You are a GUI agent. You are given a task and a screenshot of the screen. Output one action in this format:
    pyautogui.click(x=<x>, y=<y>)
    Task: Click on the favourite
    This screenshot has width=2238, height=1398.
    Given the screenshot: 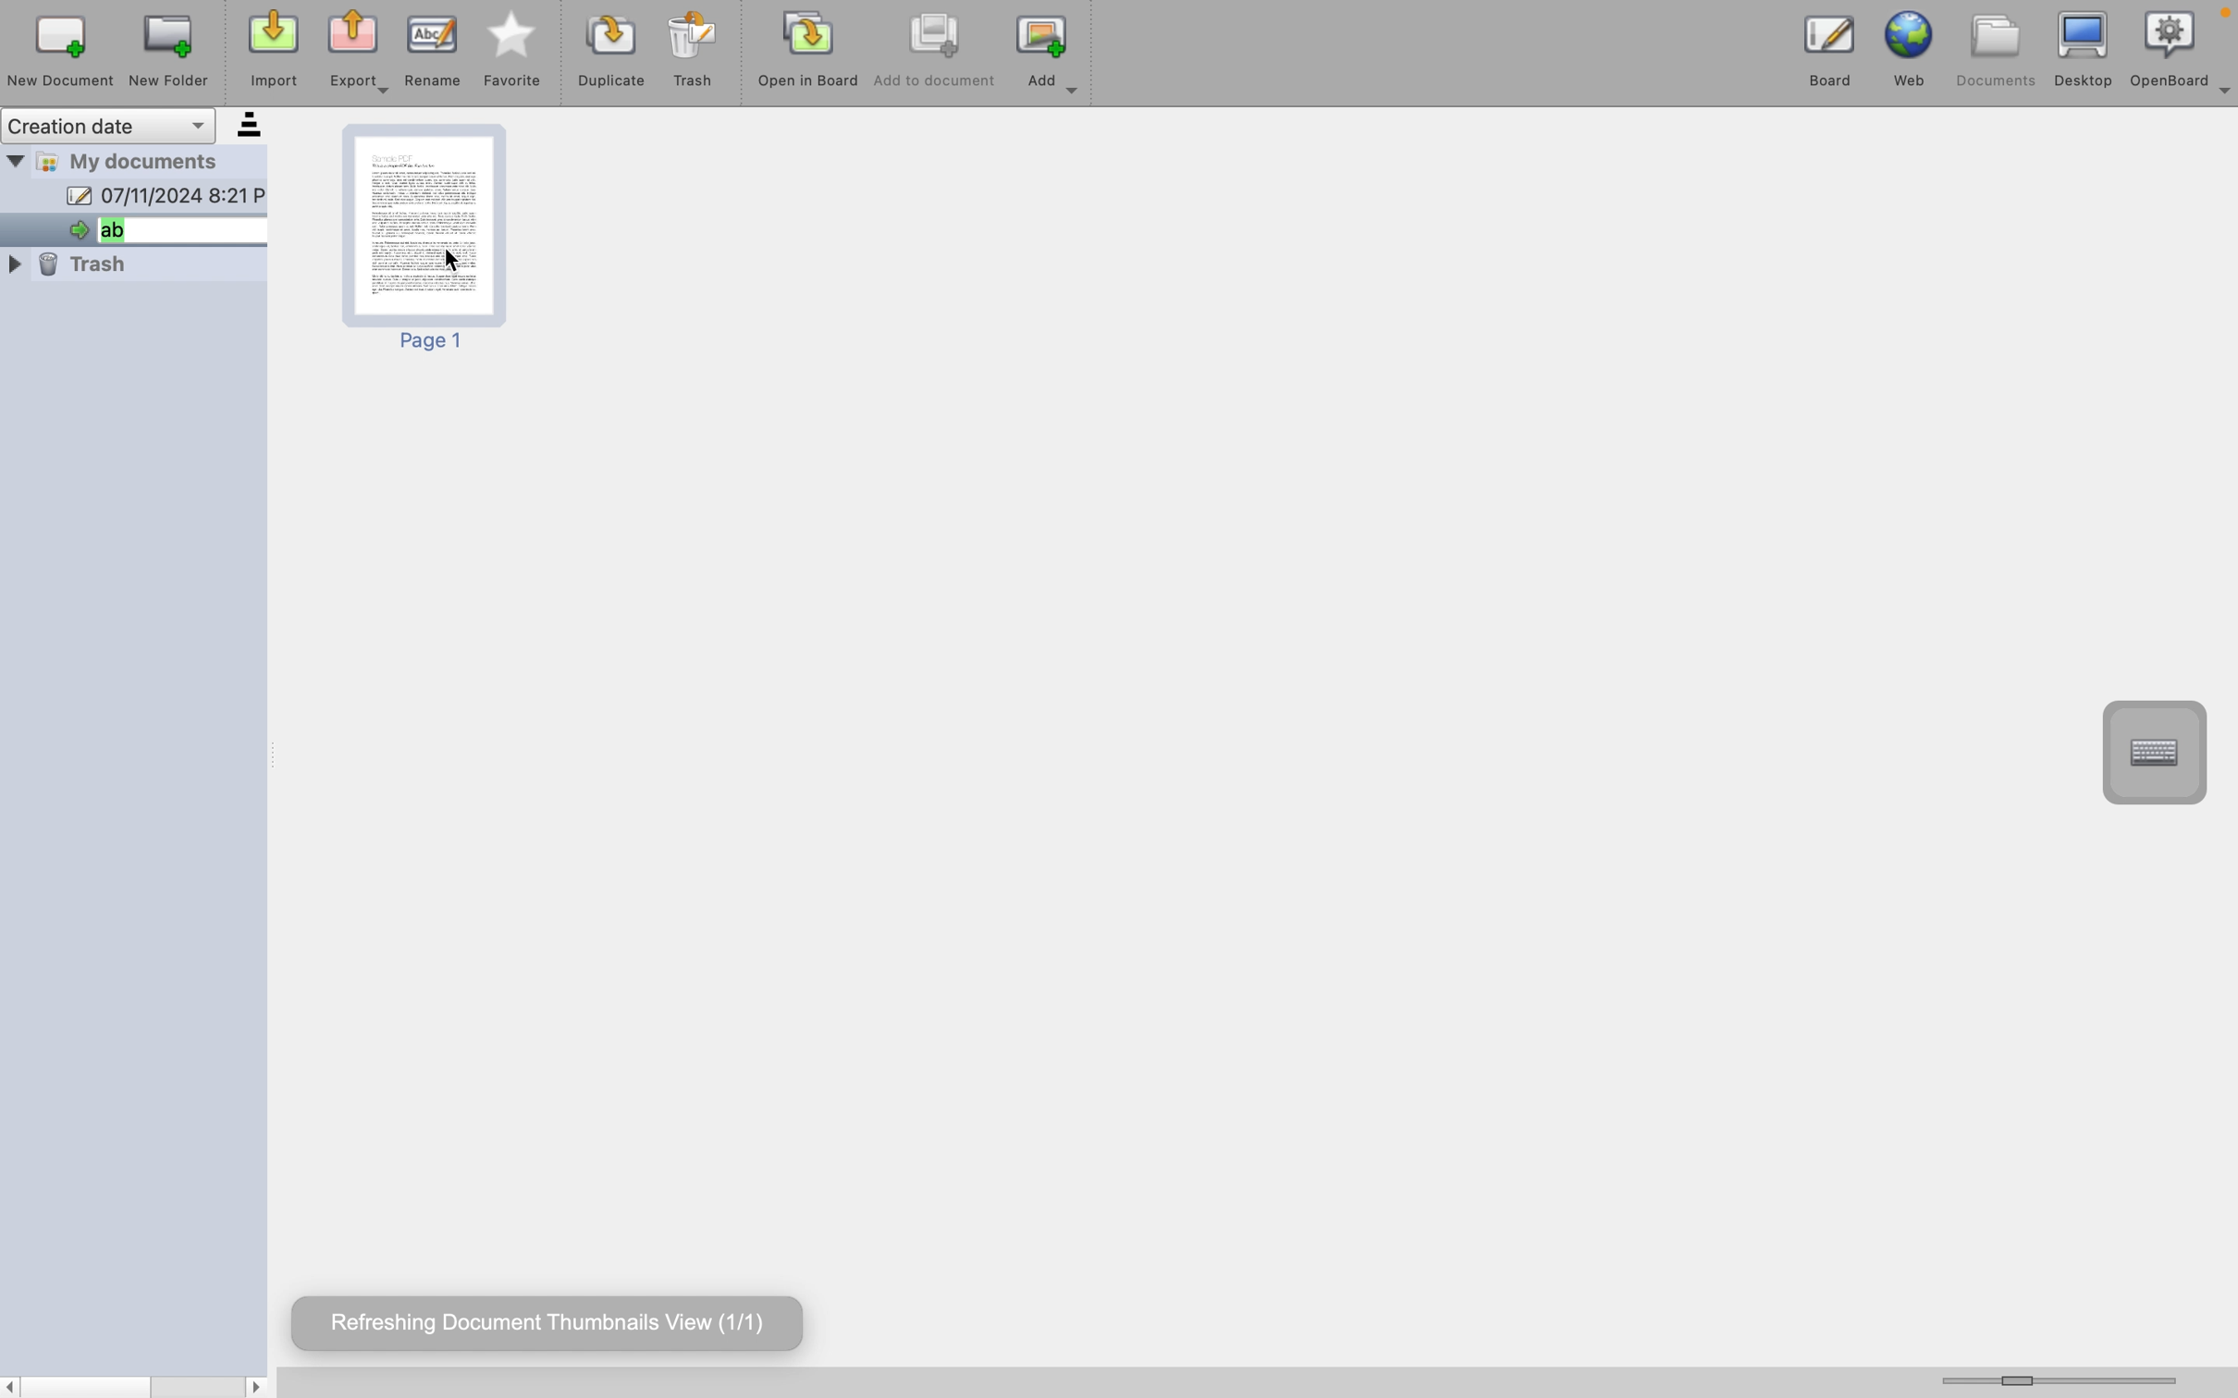 What is the action you would take?
    pyautogui.click(x=514, y=54)
    